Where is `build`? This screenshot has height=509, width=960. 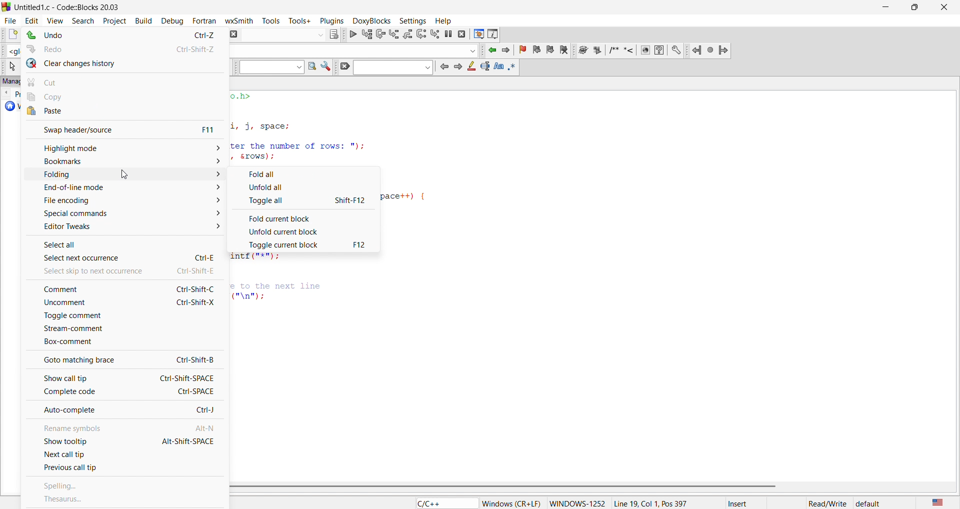 build is located at coordinates (142, 19).